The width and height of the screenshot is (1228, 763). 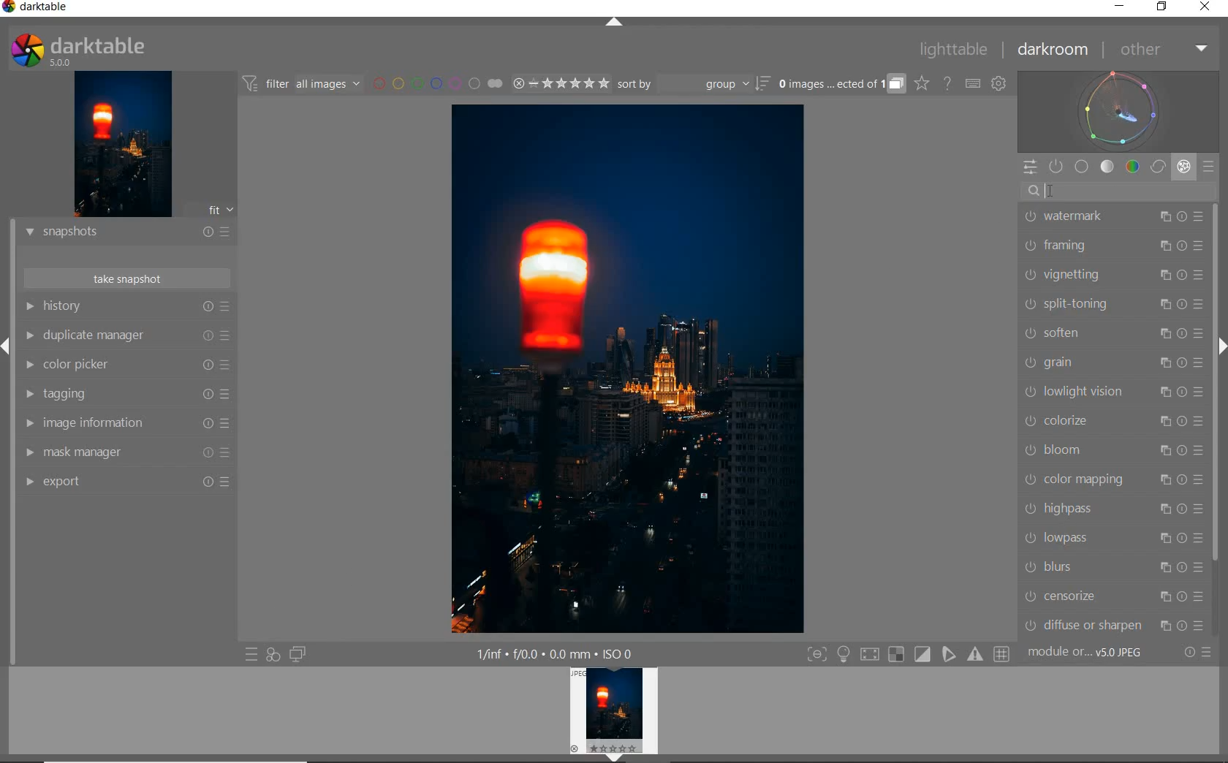 I want to click on TOGGLE MODES, so click(x=909, y=654).